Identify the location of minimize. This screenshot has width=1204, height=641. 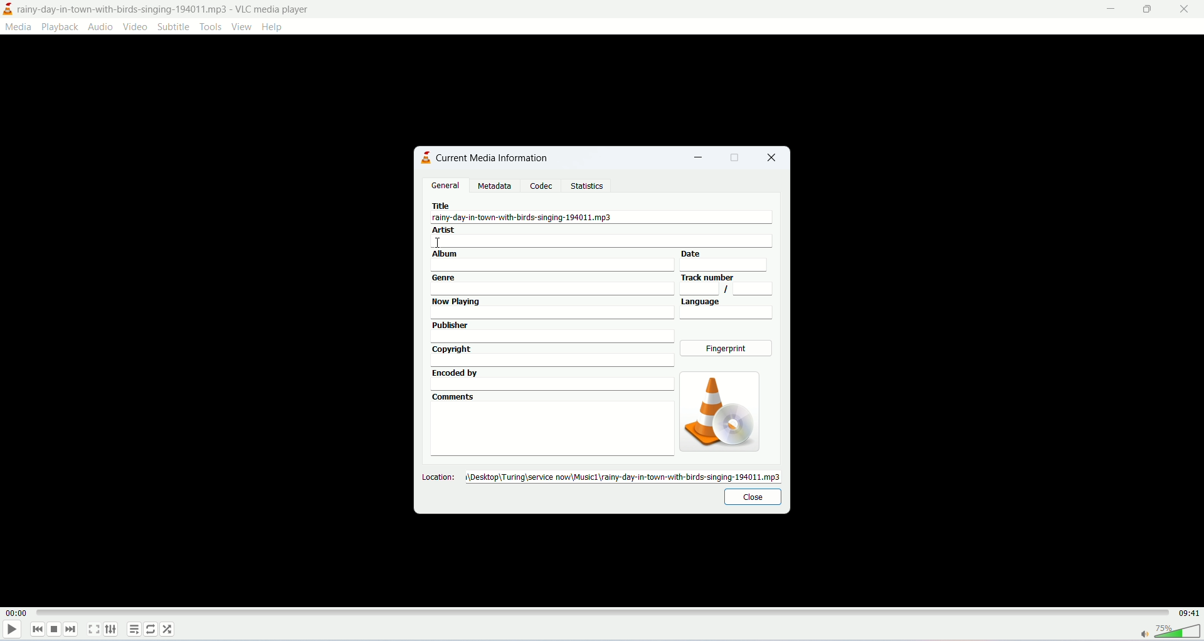
(697, 159).